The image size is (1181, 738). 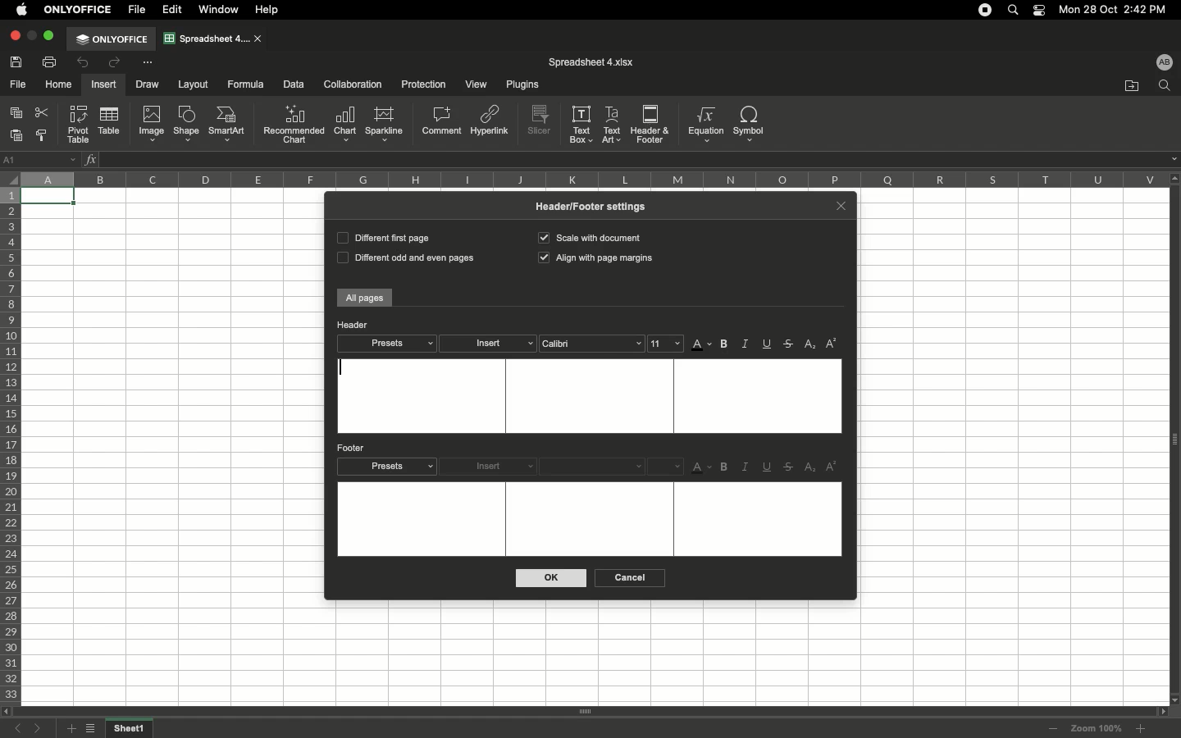 What do you see at coordinates (1164, 61) in the screenshot?
I see `User` at bounding box center [1164, 61].